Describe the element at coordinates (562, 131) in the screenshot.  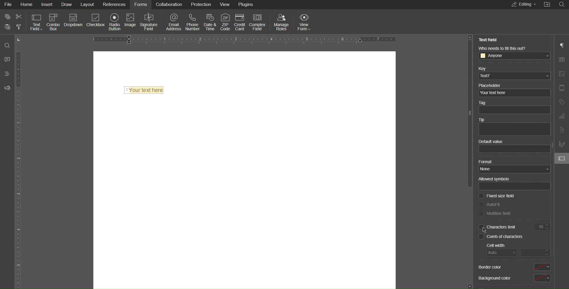
I see `Text Art` at that location.